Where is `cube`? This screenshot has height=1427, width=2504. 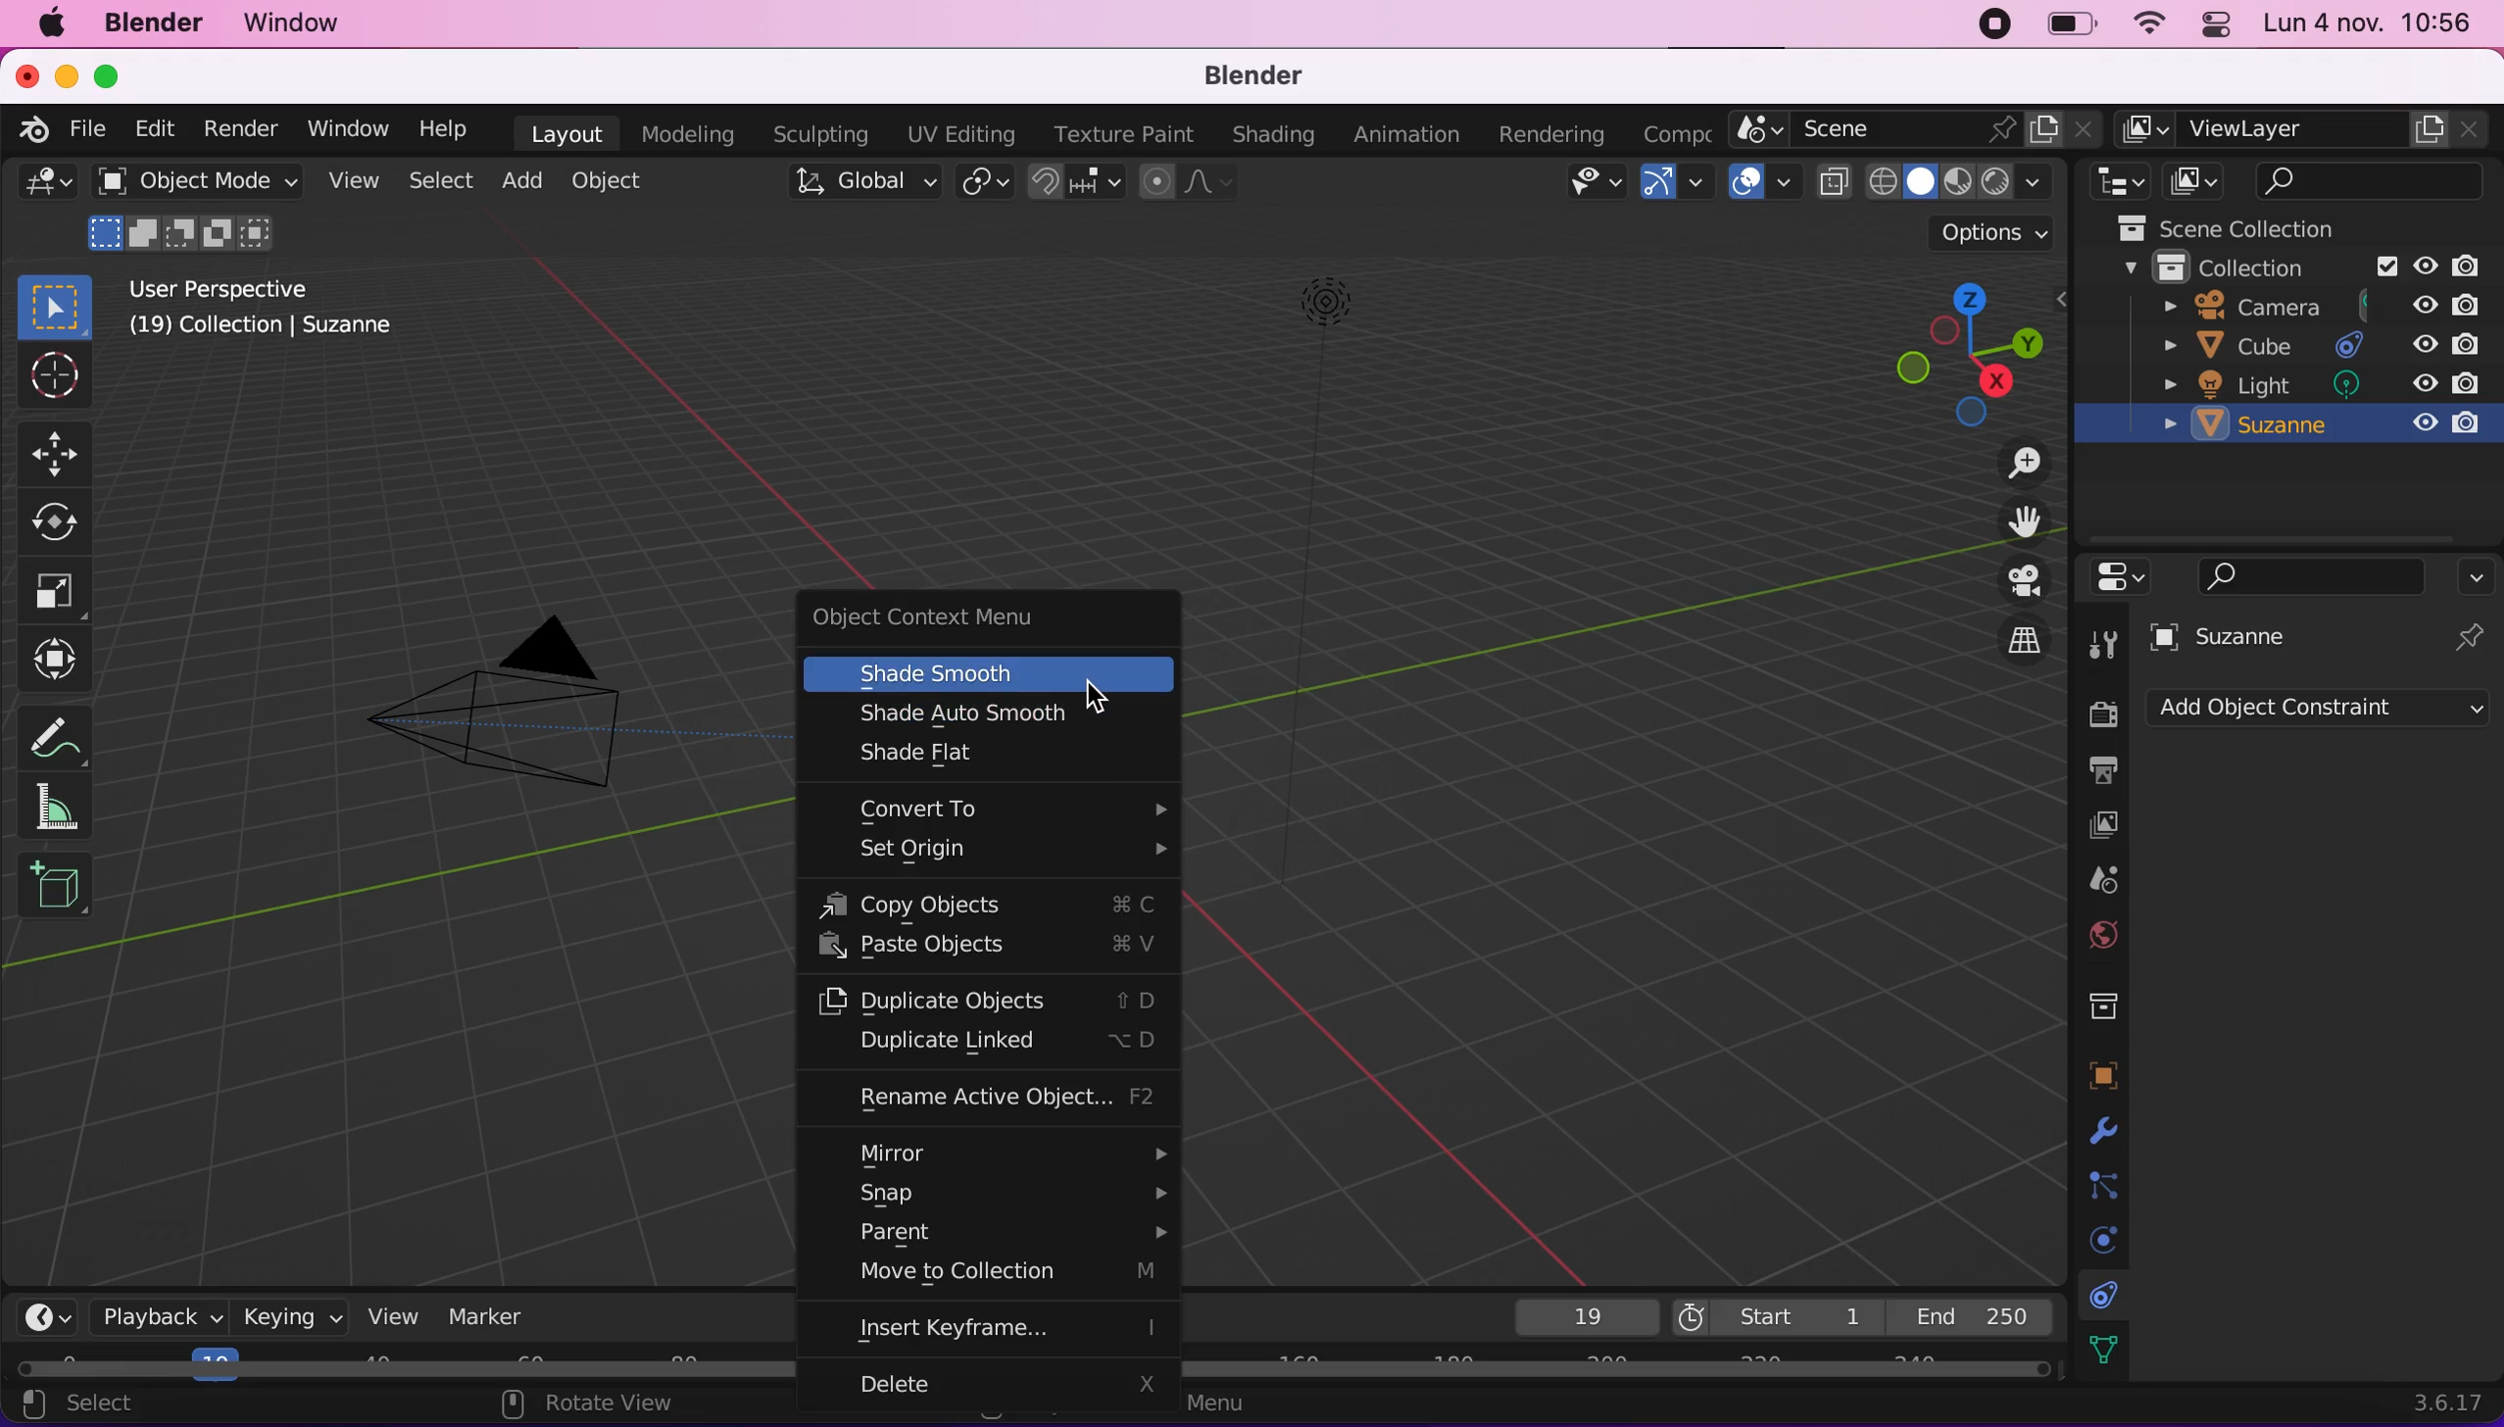 cube is located at coordinates (2316, 345).